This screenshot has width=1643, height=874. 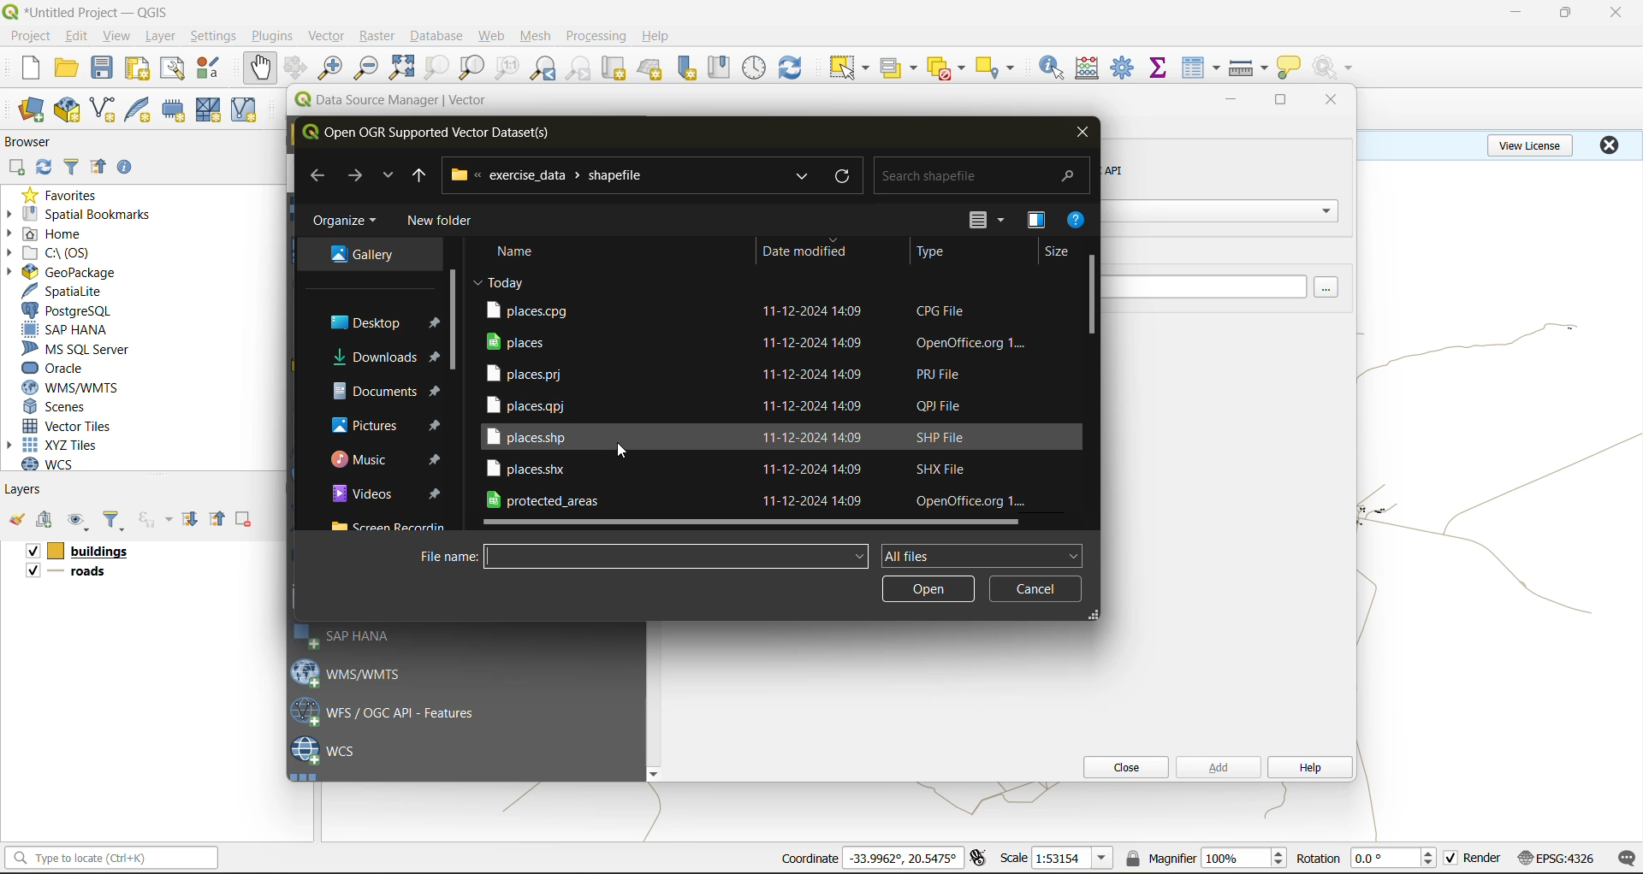 I want to click on organize, so click(x=347, y=224).